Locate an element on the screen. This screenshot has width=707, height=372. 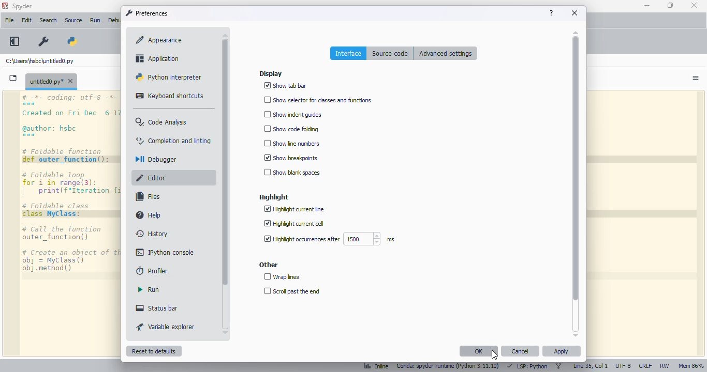
file is located at coordinates (10, 20).